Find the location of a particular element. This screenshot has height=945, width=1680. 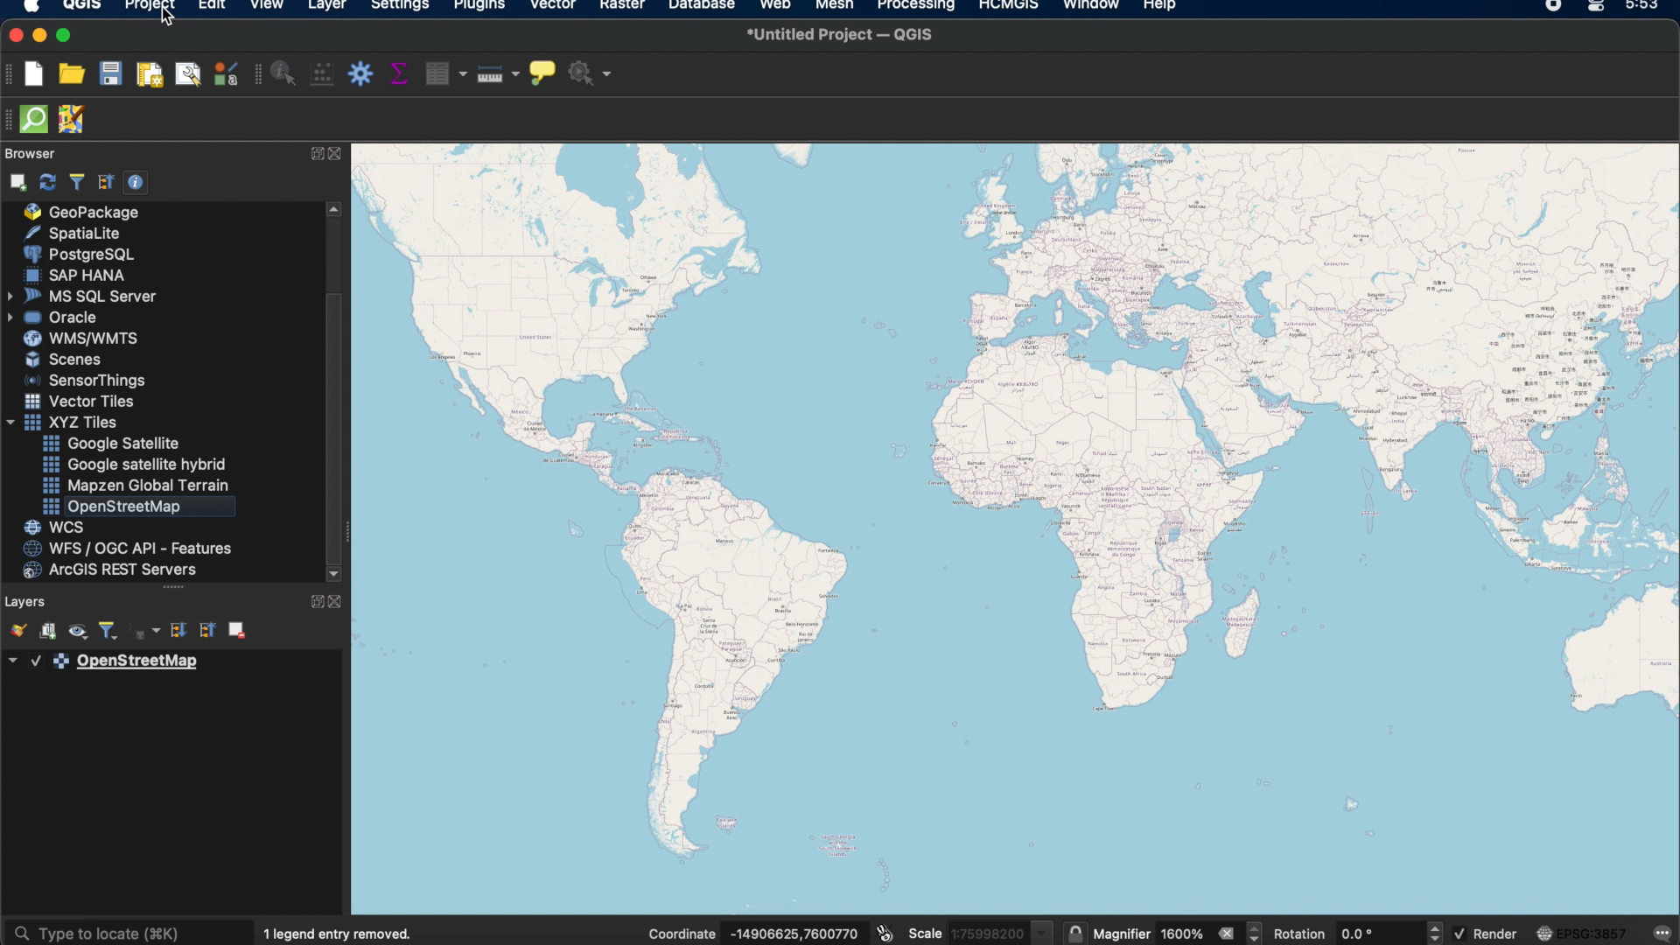

rotation is located at coordinates (1358, 931).